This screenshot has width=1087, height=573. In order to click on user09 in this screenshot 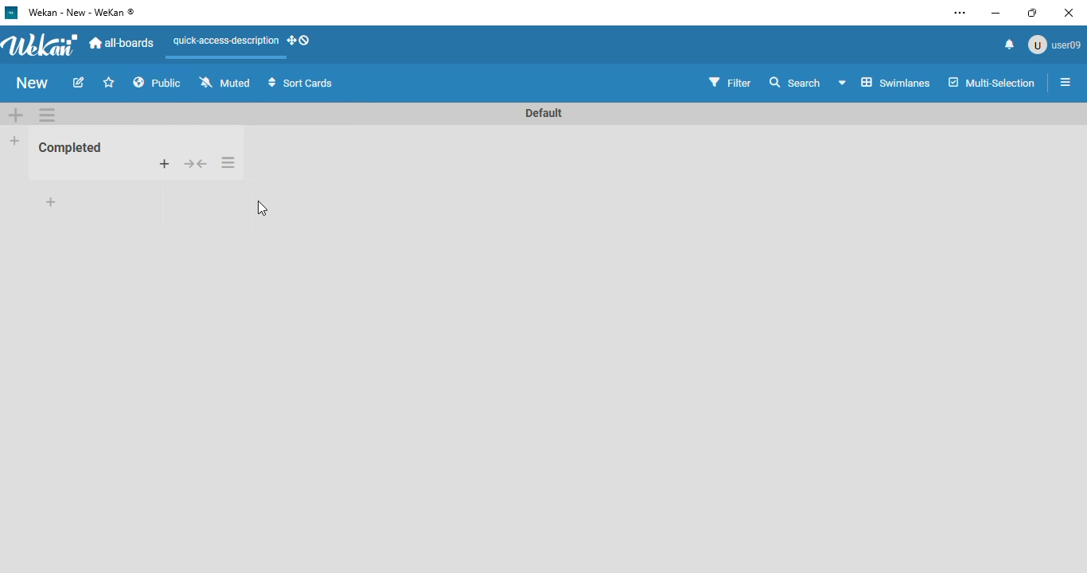, I will do `click(1054, 45)`.